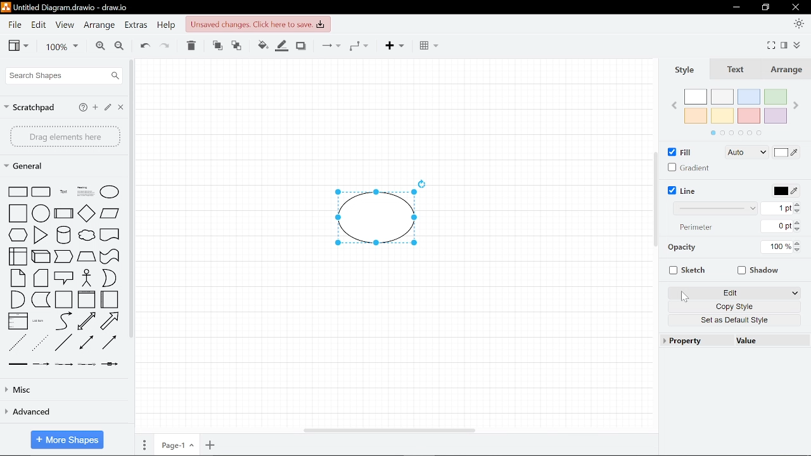  I want to click on connector with label, so click(41, 364).